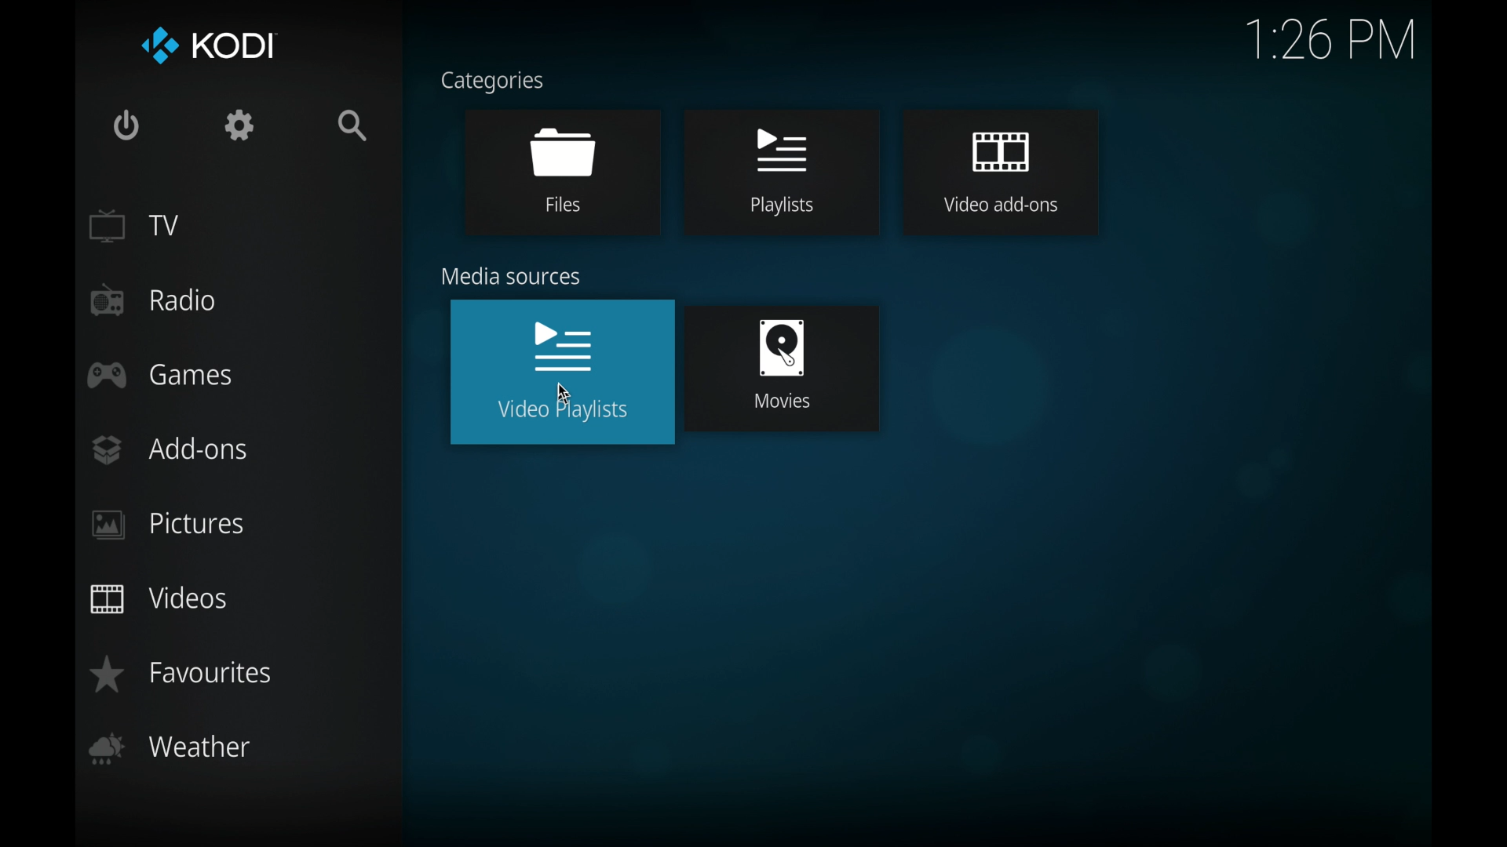  What do you see at coordinates (169, 749) in the screenshot?
I see `weather` at bounding box center [169, 749].